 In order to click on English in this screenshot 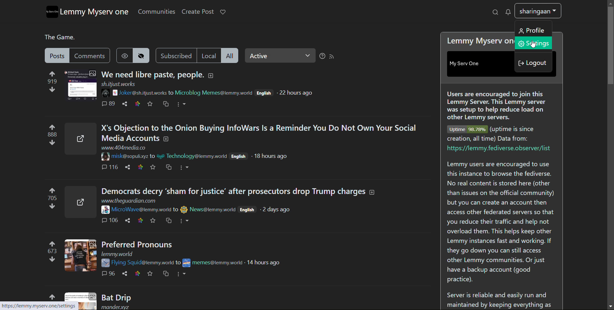, I will do `click(240, 158)`.